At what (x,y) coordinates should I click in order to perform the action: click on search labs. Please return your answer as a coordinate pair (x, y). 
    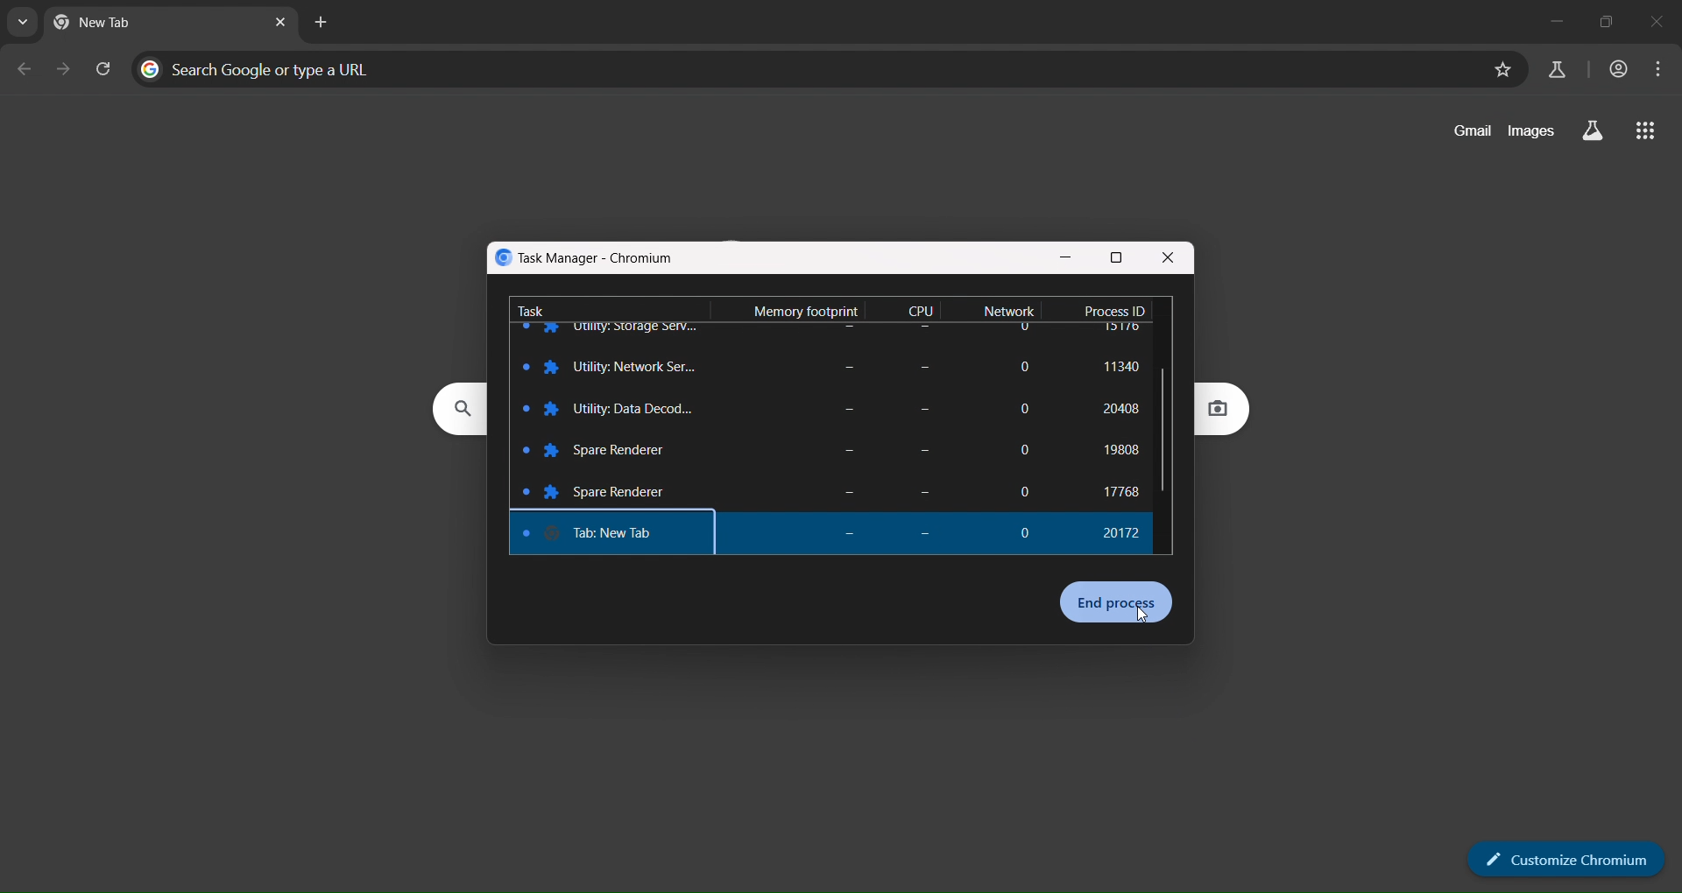
    Looking at the image, I should click on (1590, 130).